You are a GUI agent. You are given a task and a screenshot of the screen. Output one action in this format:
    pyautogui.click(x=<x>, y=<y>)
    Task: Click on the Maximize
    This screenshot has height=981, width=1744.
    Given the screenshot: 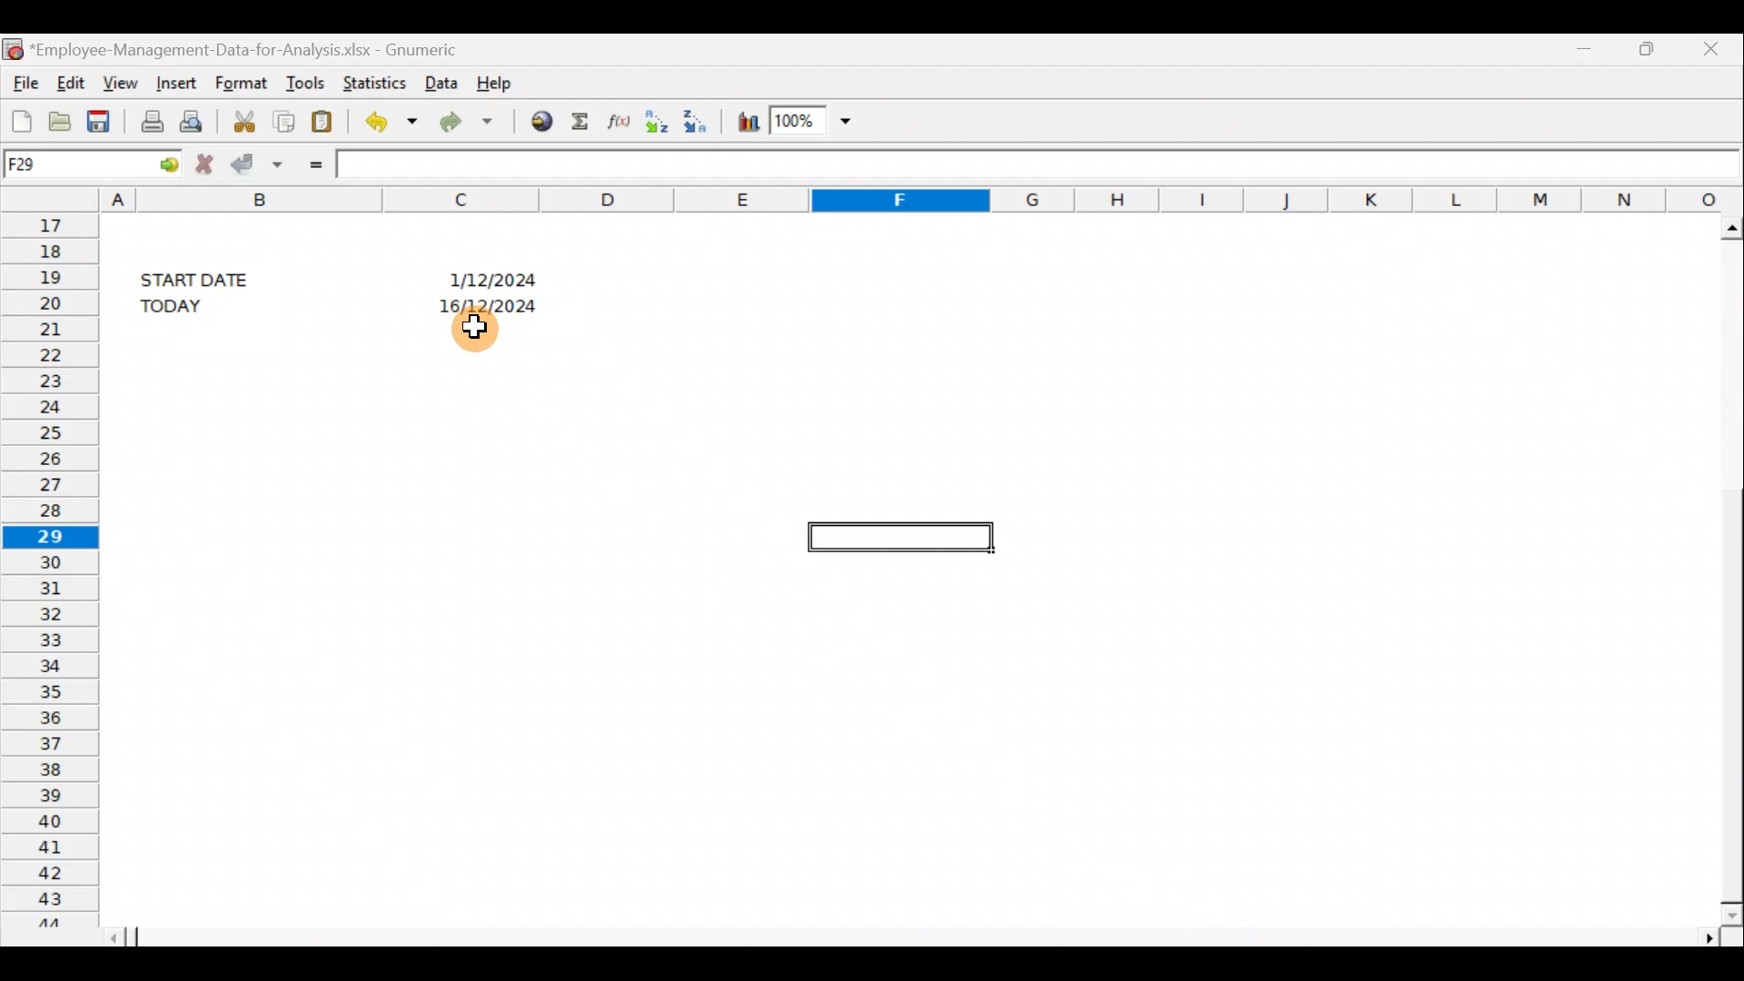 What is the action you would take?
    pyautogui.click(x=1646, y=50)
    